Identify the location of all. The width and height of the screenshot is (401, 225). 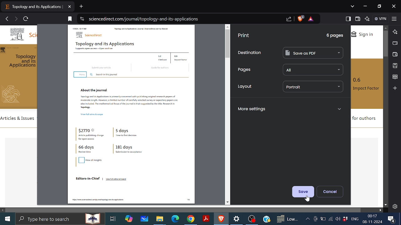
(314, 69).